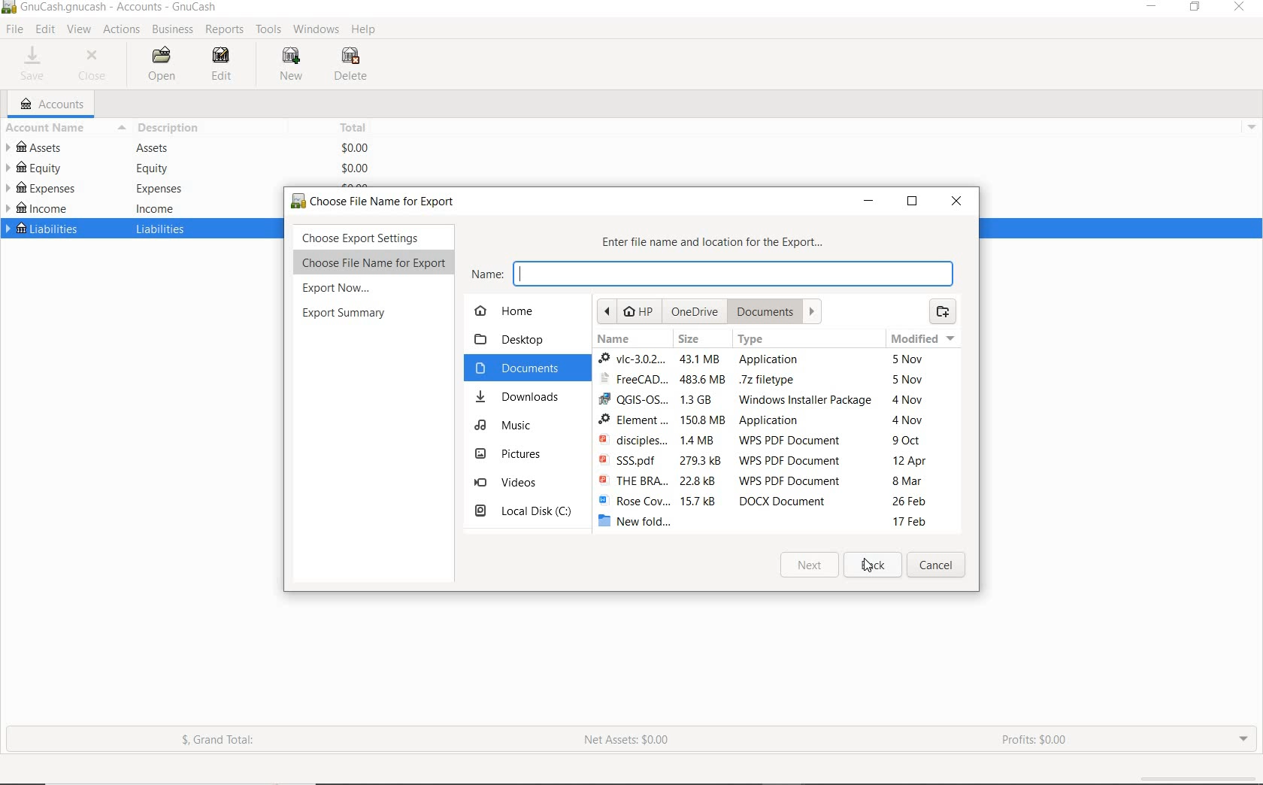  What do you see at coordinates (803, 425) in the screenshot?
I see `type` at bounding box center [803, 425].